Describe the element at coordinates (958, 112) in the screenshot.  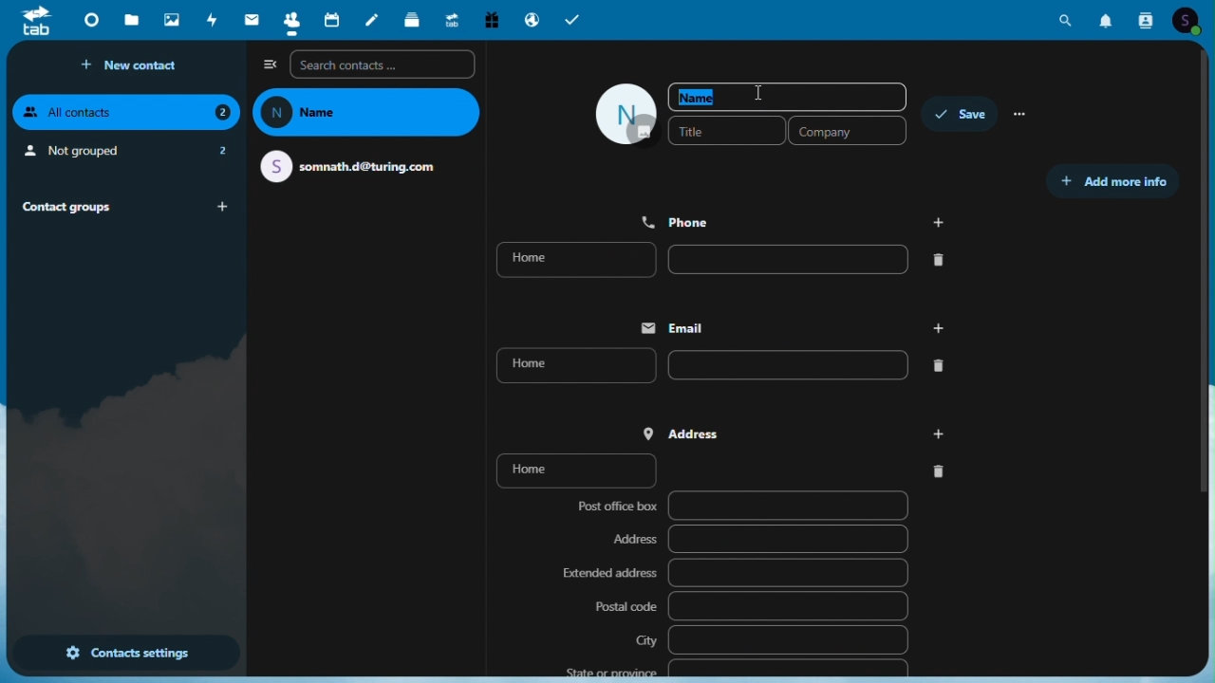
I see `save` at that location.